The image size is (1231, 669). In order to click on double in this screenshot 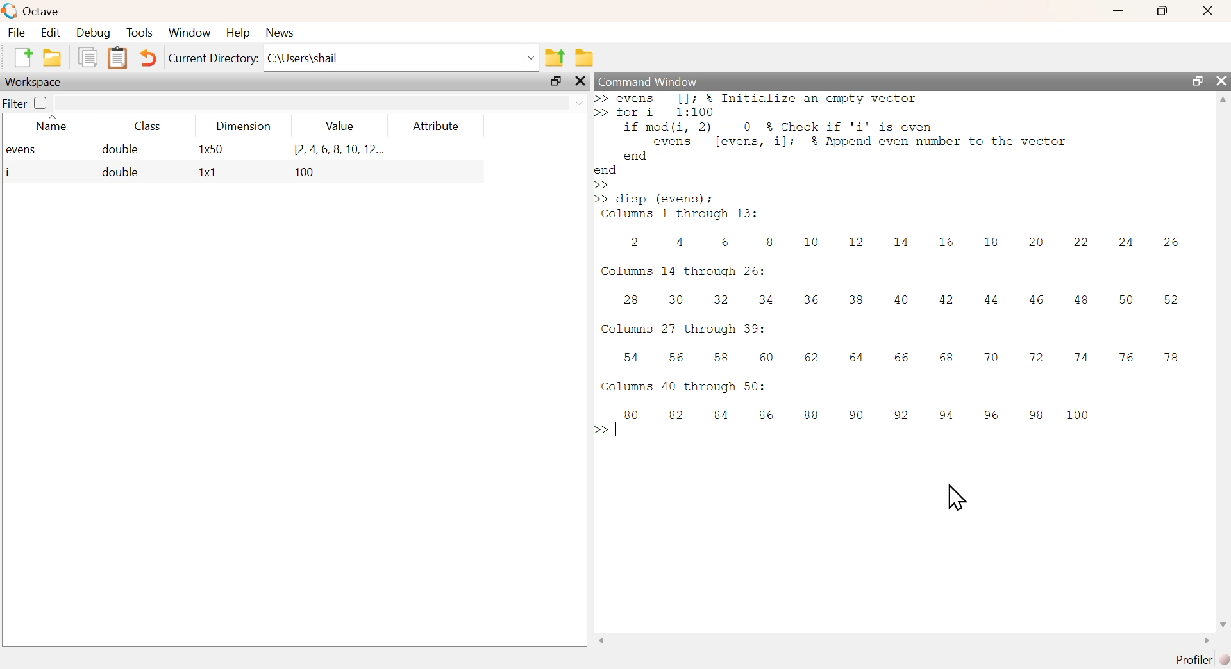, I will do `click(121, 173)`.